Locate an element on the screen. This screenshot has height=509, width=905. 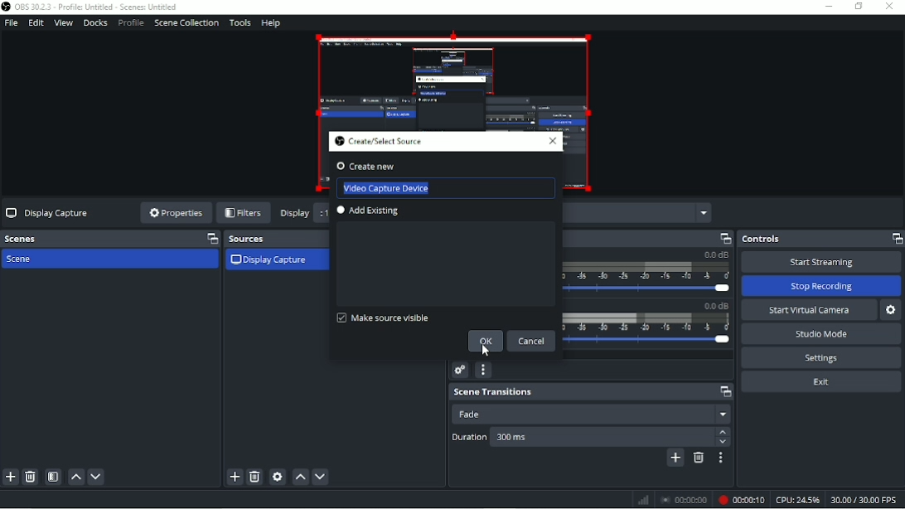
Display capture is located at coordinates (271, 260).